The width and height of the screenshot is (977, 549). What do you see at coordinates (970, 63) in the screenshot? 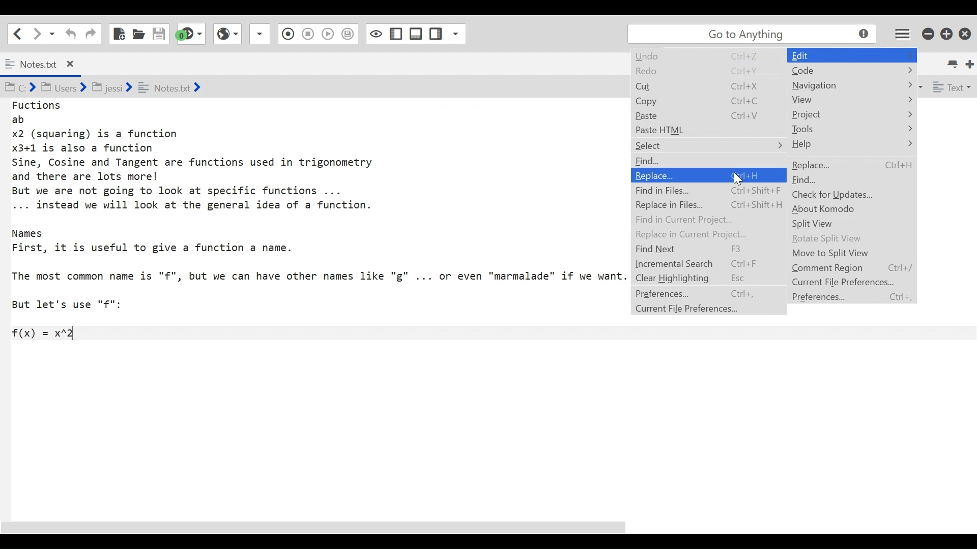
I see `New Tab` at bounding box center [970, 63].